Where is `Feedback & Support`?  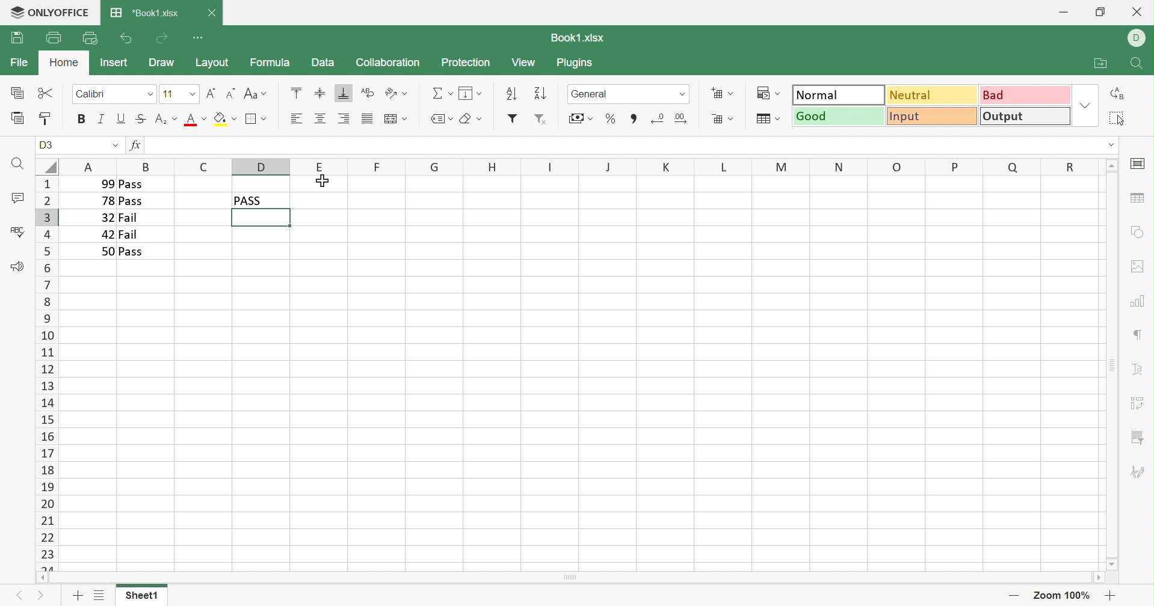 Feedback & Support is located at coordinates (16, 266).